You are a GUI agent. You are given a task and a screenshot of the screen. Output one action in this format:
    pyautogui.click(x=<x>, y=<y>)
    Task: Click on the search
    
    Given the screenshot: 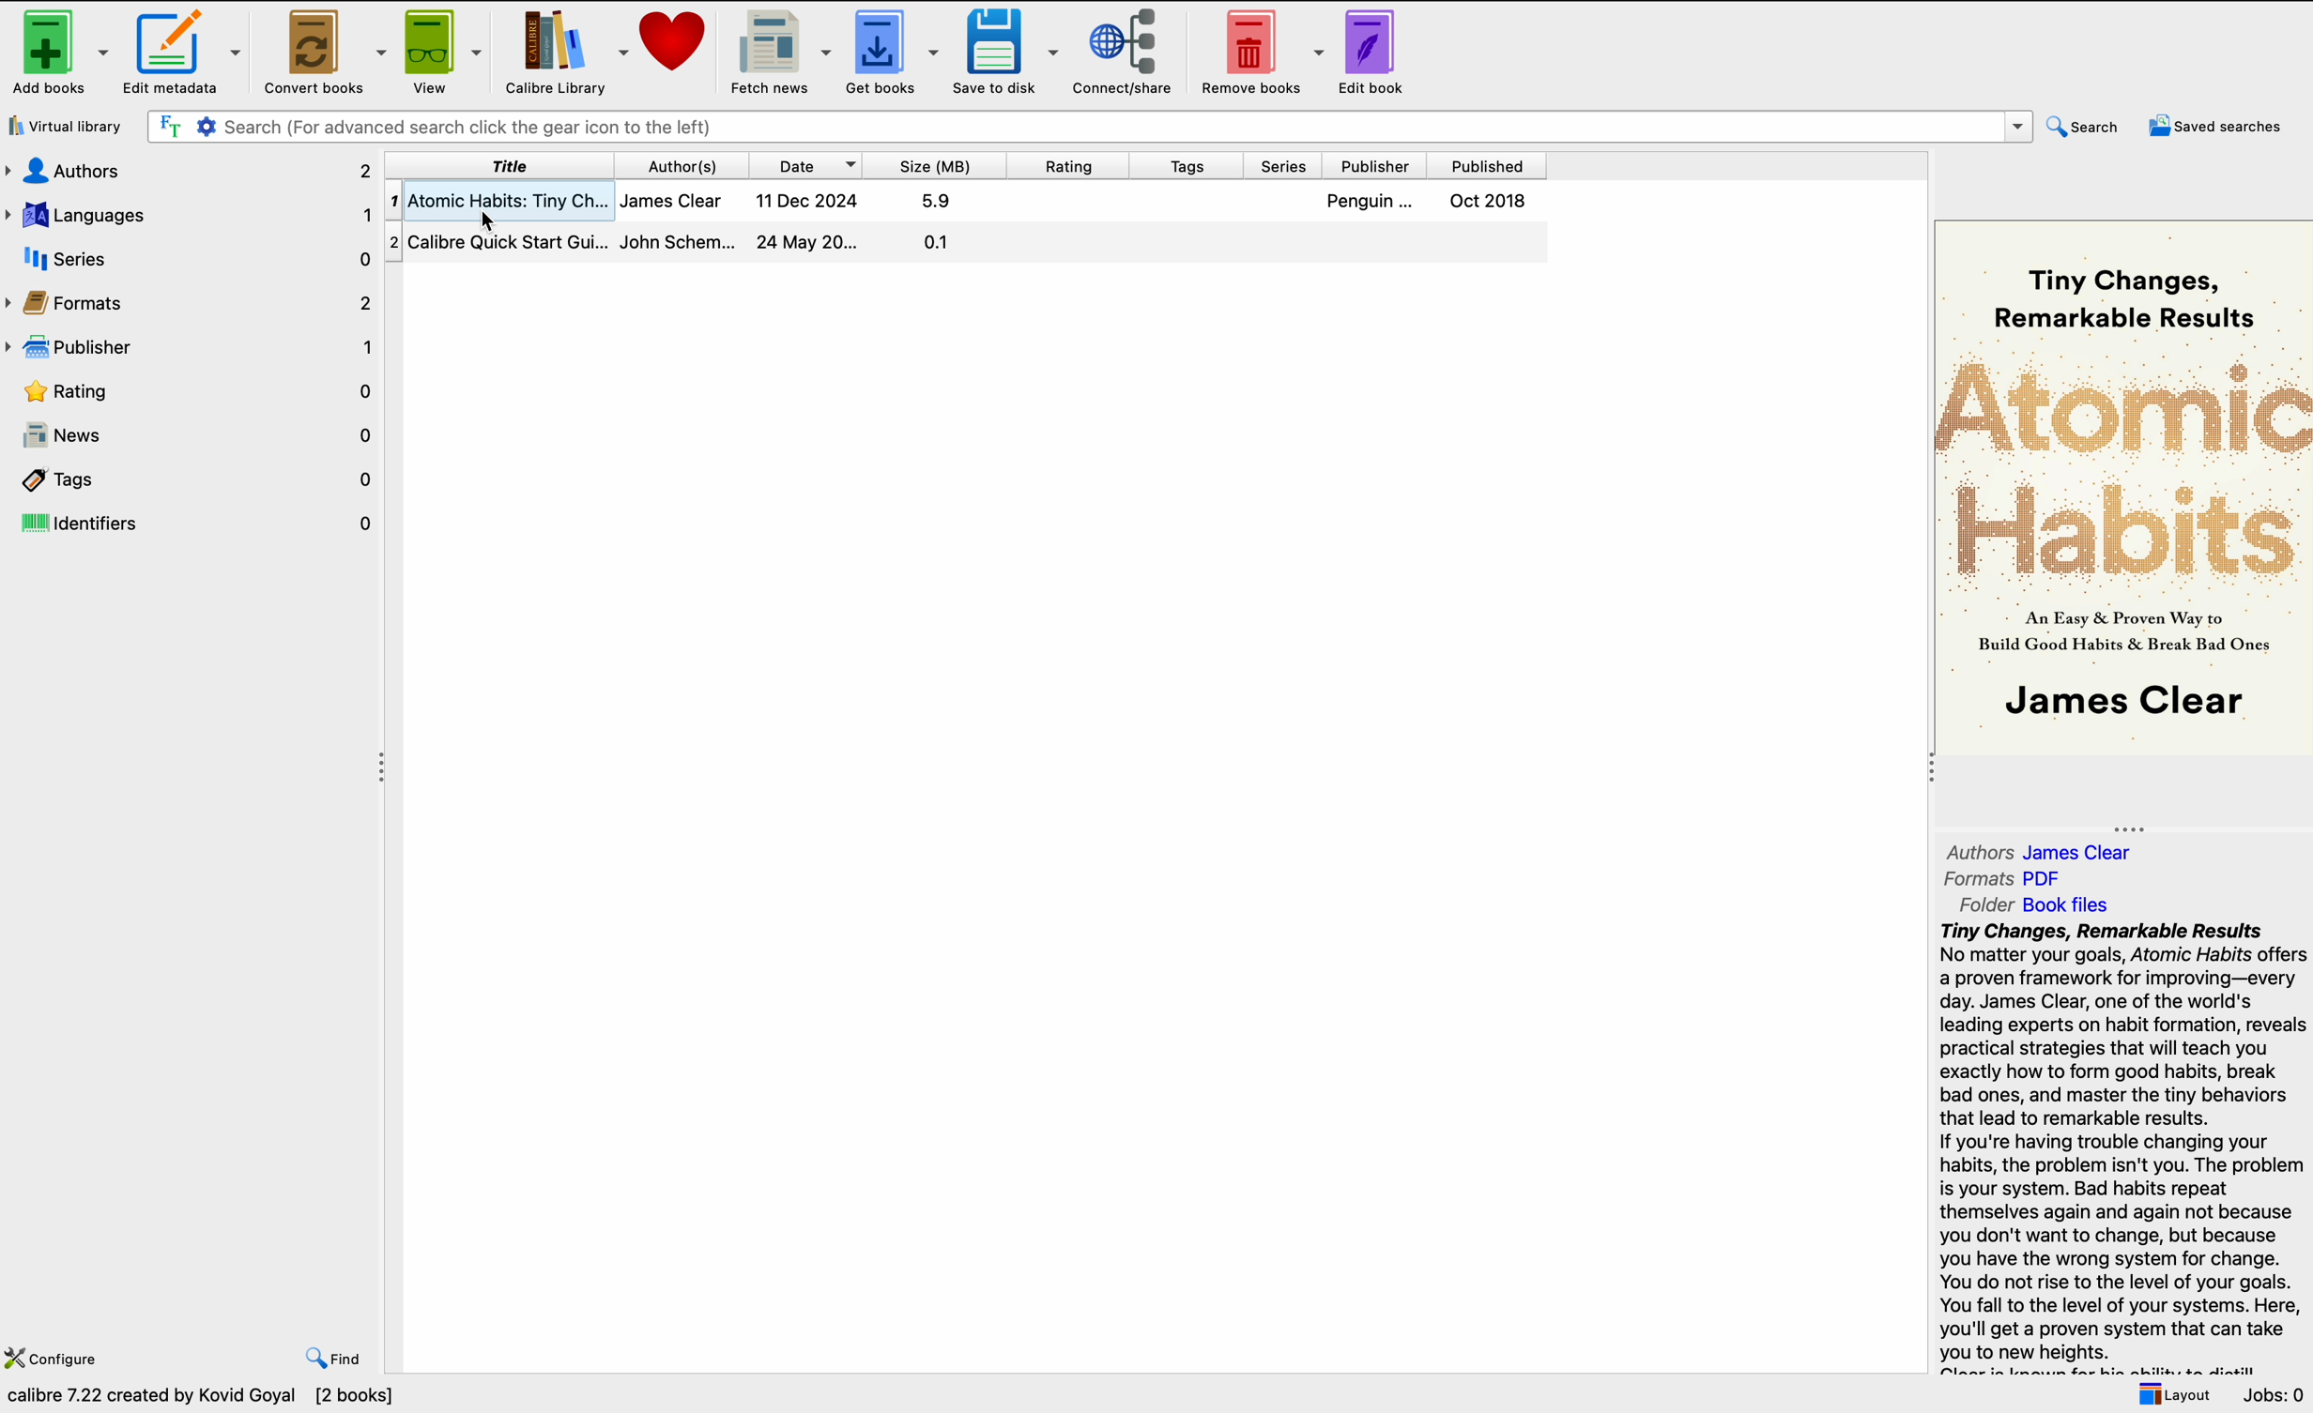 What is the action you would take?
    pyautogui.click(x=2091, y=125)
    